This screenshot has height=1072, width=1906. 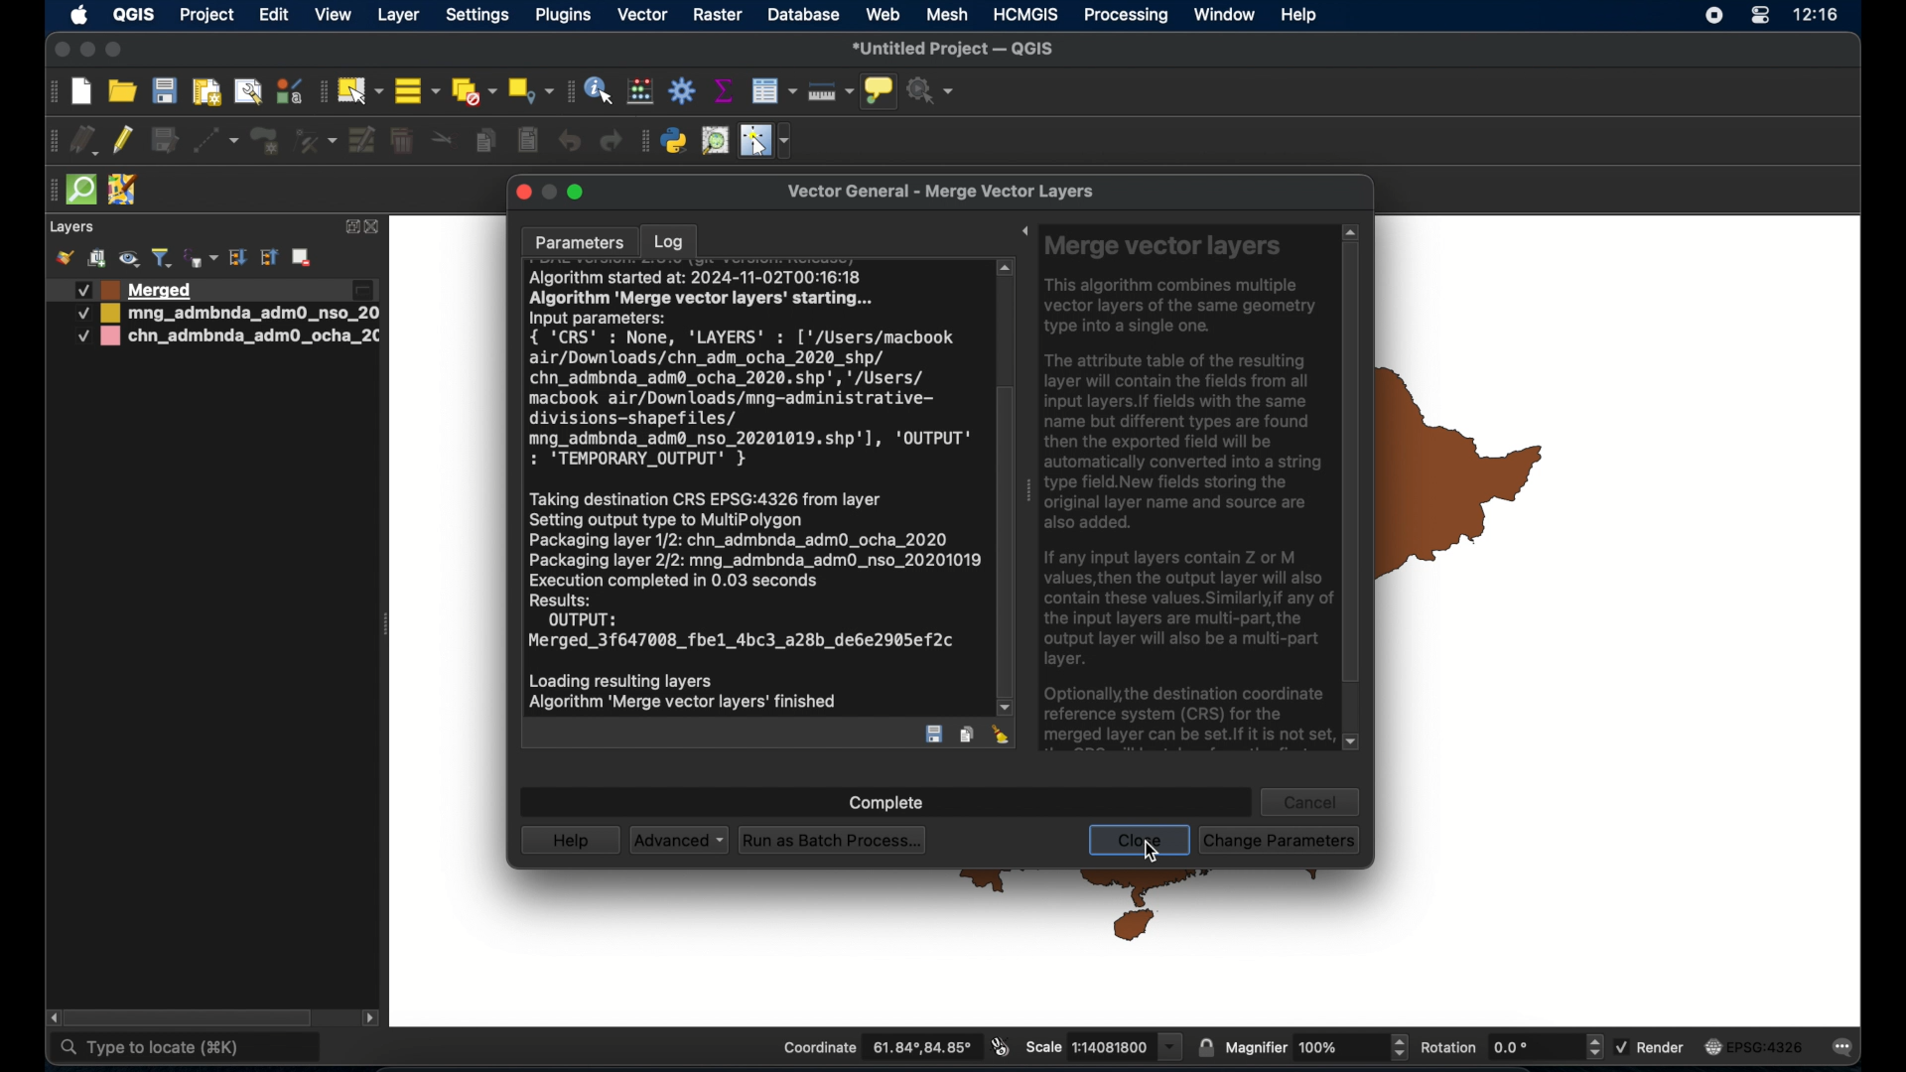 What do you see at coordinates (237, 258) in the screenshot?
I see `expand all` at bounding box center [237, 258].